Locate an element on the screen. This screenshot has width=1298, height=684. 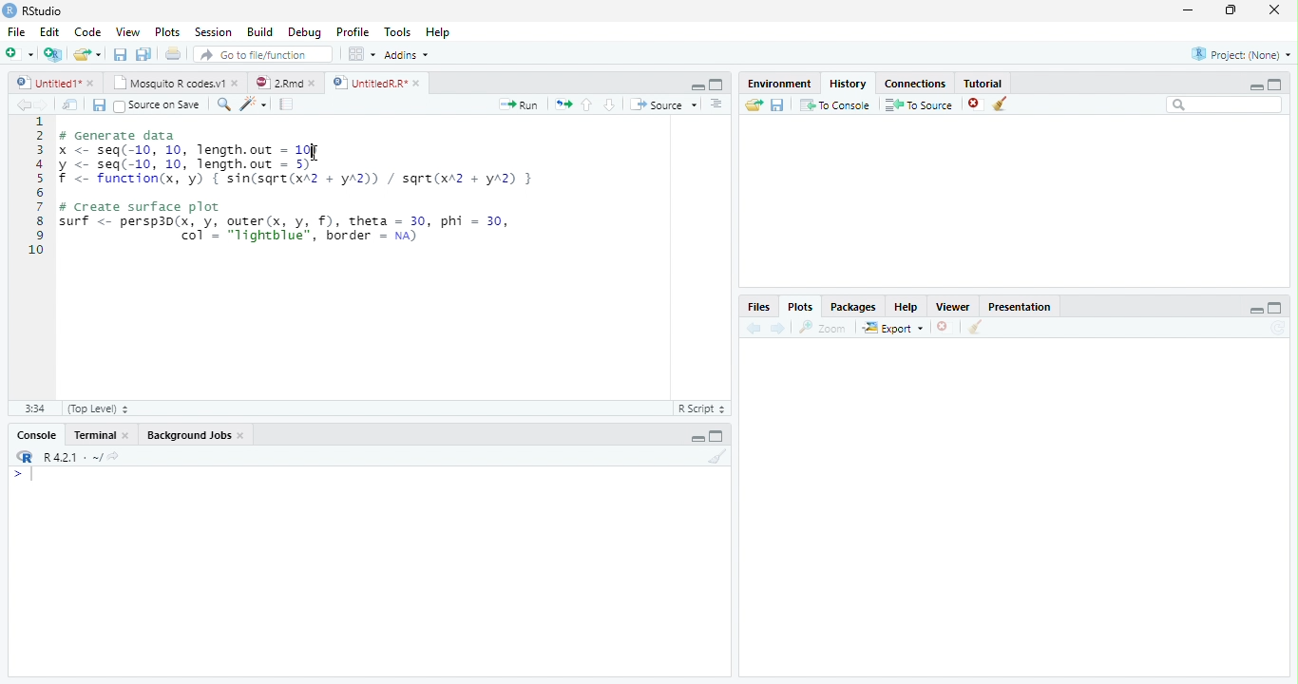
Save current document is located at coordinates (98, 104).